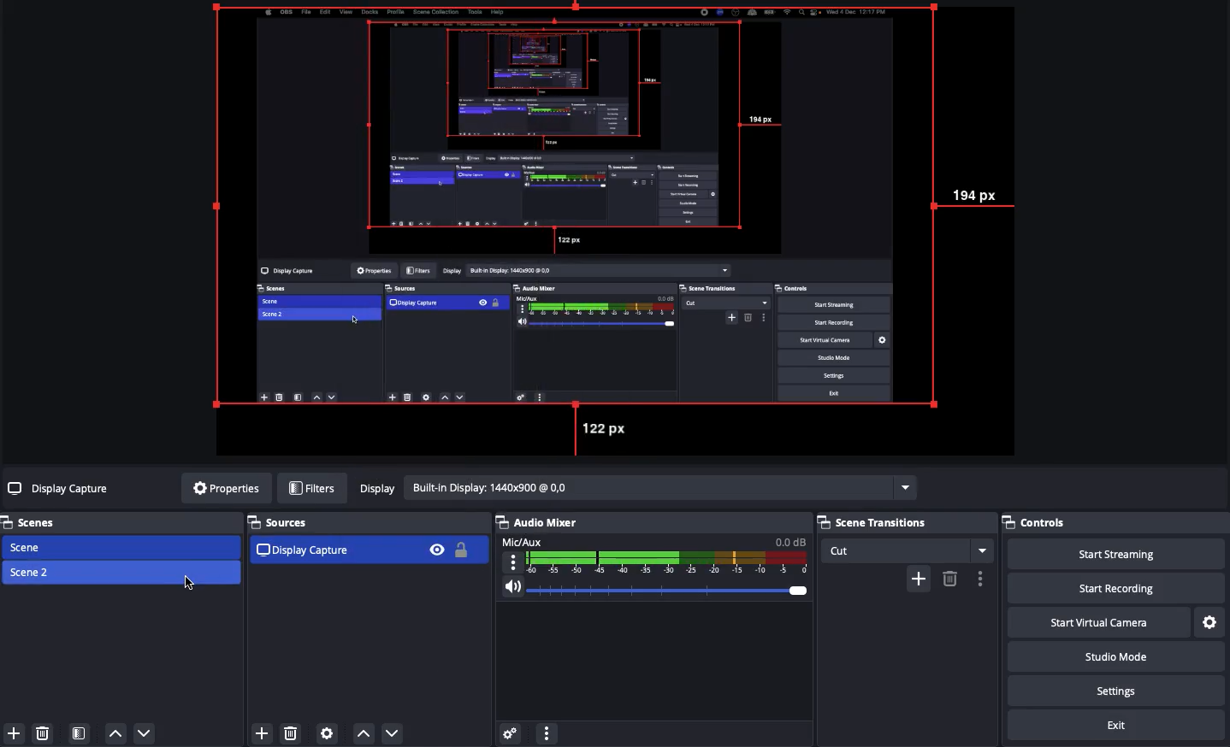  What do you see at coordinates (117, 734) in the screenshot?
I see `Move up` at bounding box center [117, 734].